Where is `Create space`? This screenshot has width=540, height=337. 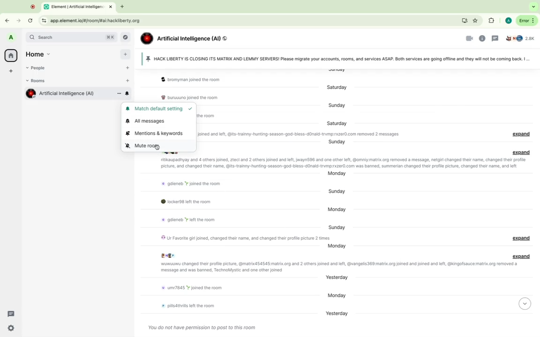 Create space is located at coordinates (11, 72).